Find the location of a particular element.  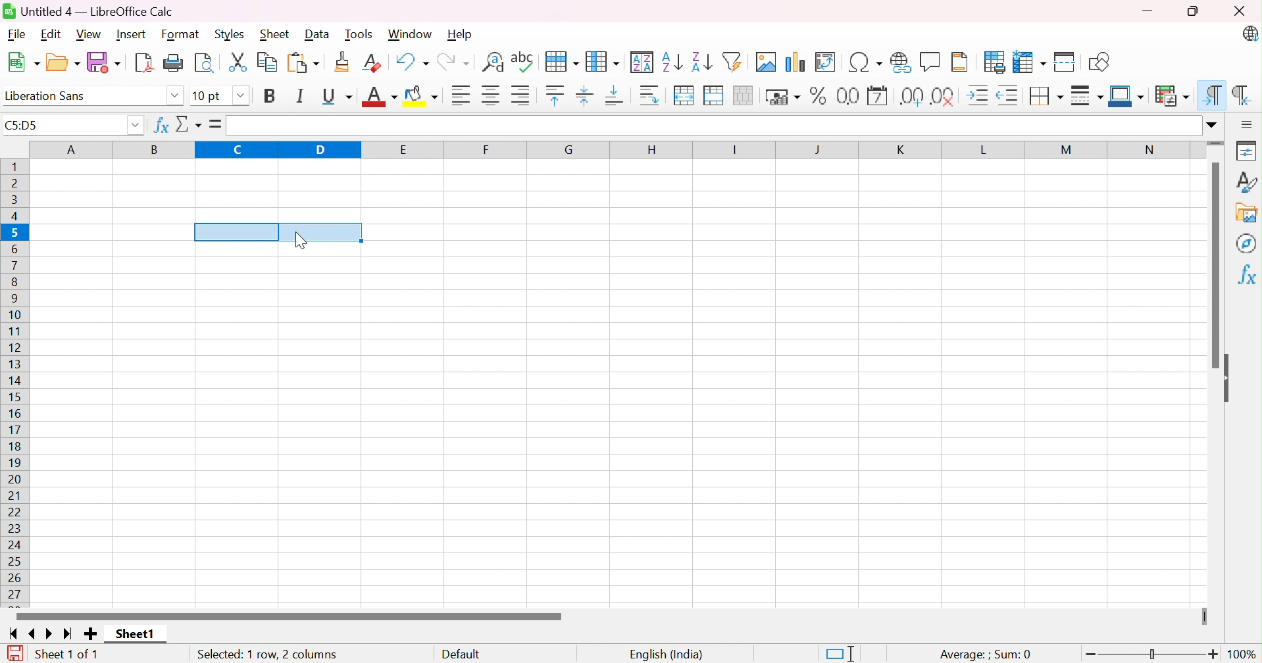

Paste is located at coordinates (305, 62).